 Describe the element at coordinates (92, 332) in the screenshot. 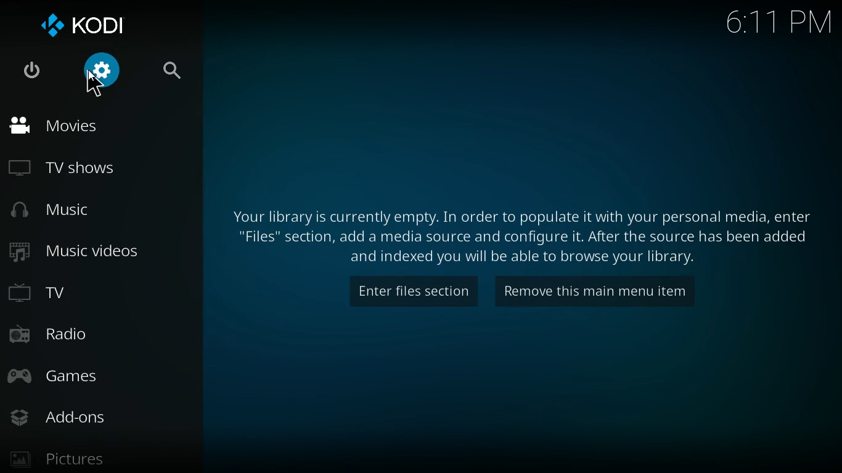

I see `radio` at that location.